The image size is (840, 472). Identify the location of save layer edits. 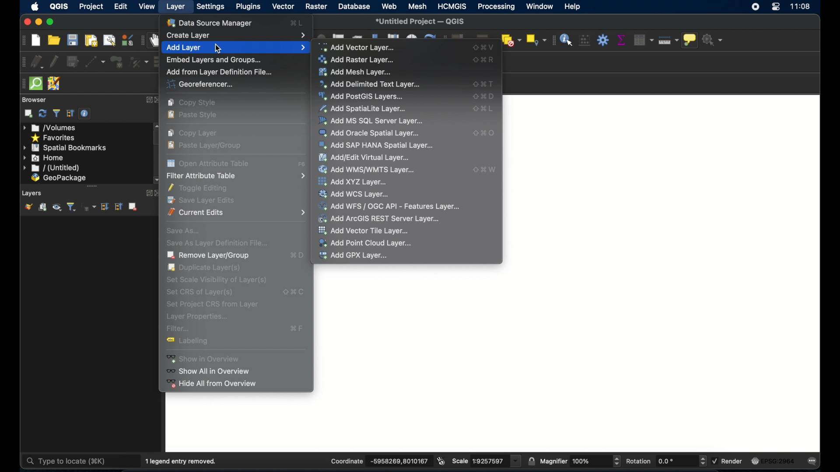
(204, 200).